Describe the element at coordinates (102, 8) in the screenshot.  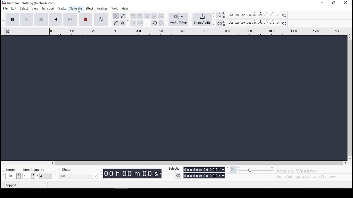
I see `analyze` at that location.